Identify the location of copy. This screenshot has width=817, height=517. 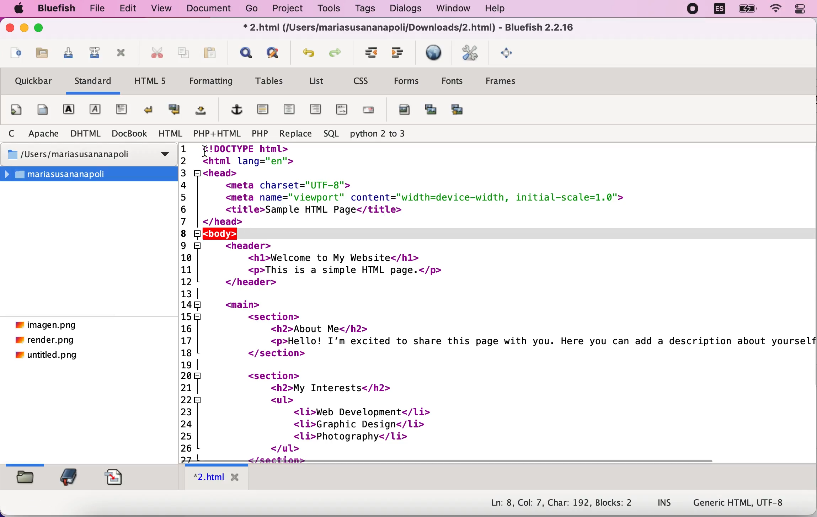
(183, 50).